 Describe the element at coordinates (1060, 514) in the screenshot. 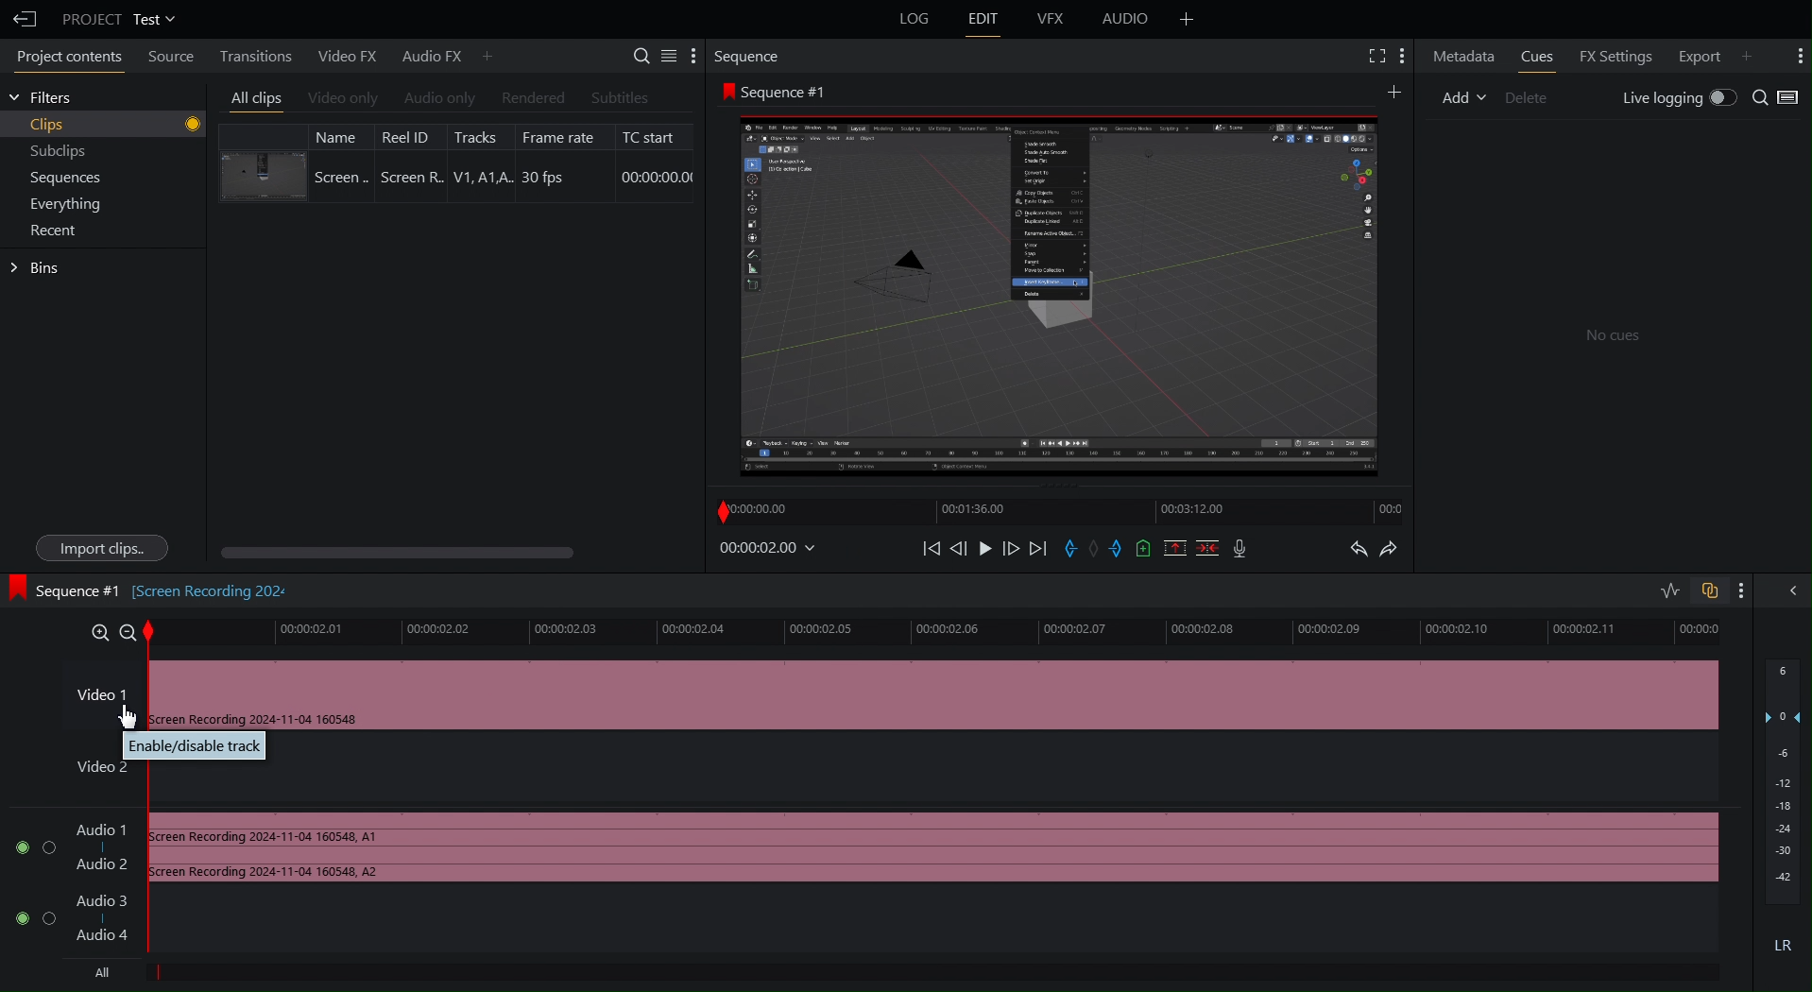

I see `Timeline` at that location.